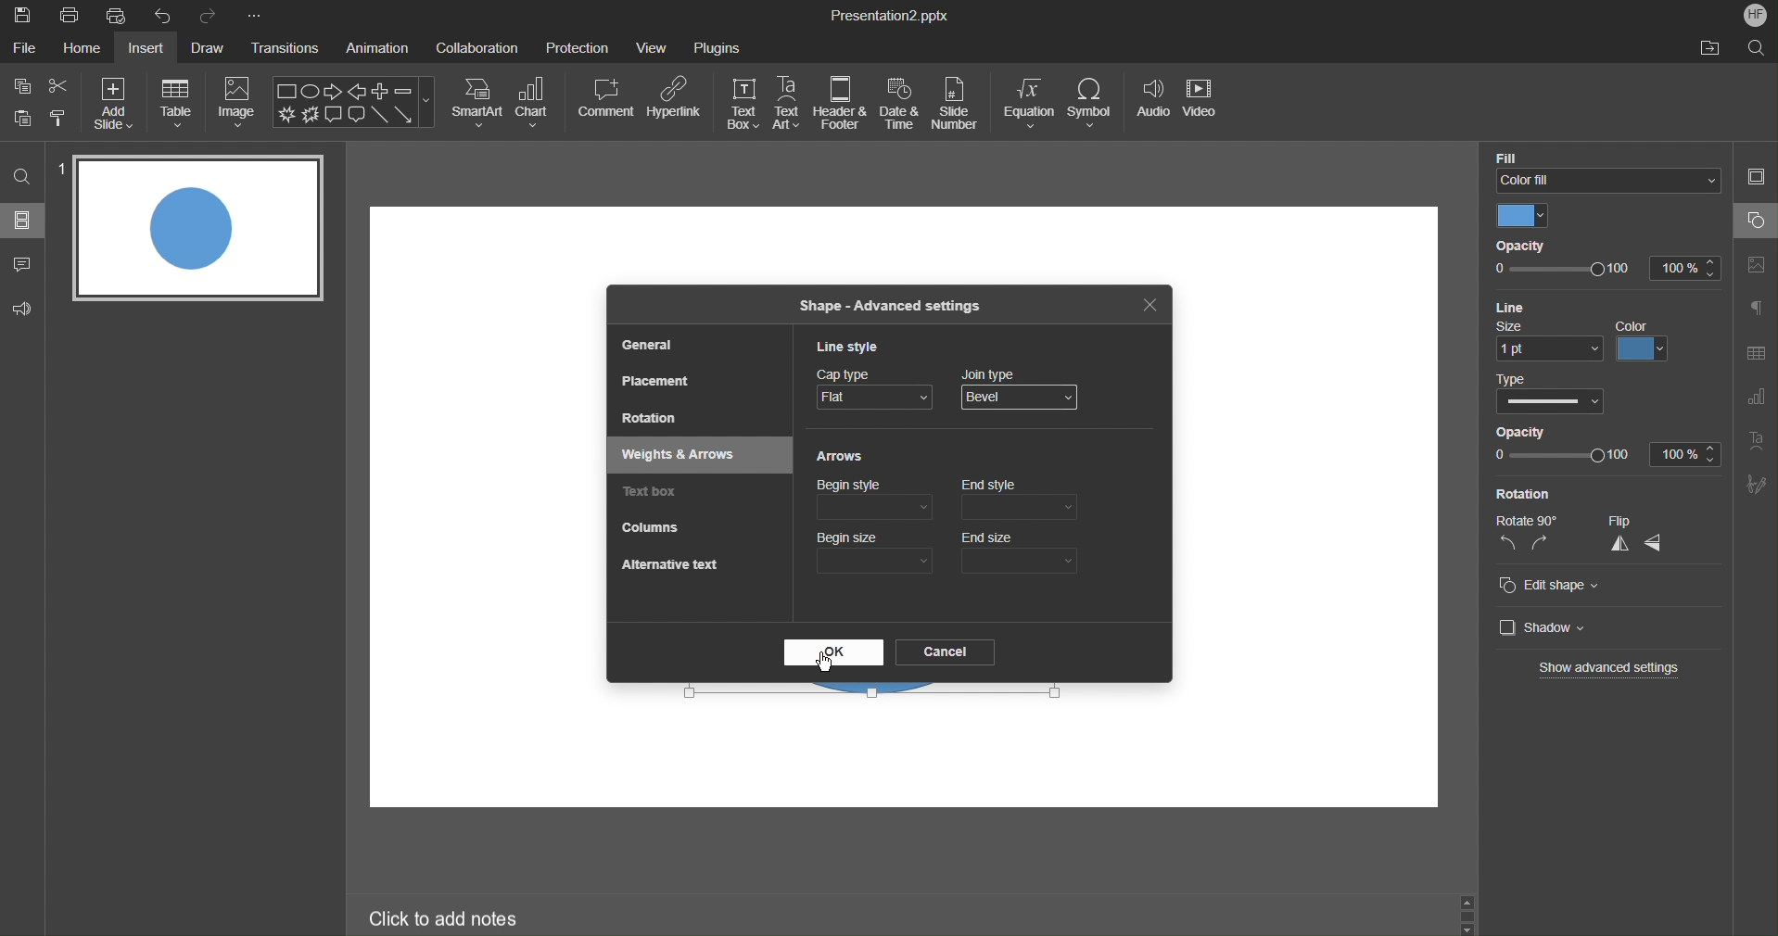 Image resolution: width=1778 pixels, height=936 pixels. I want to click on Signature, so click(1757, 486).